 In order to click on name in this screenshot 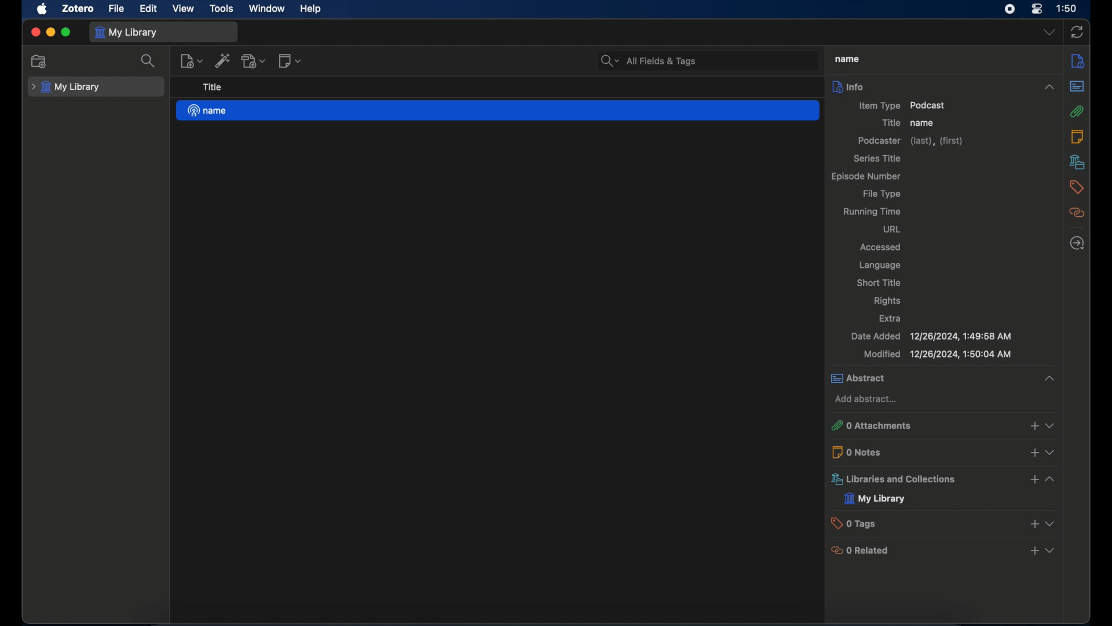, I will do `click(924, 123)`.